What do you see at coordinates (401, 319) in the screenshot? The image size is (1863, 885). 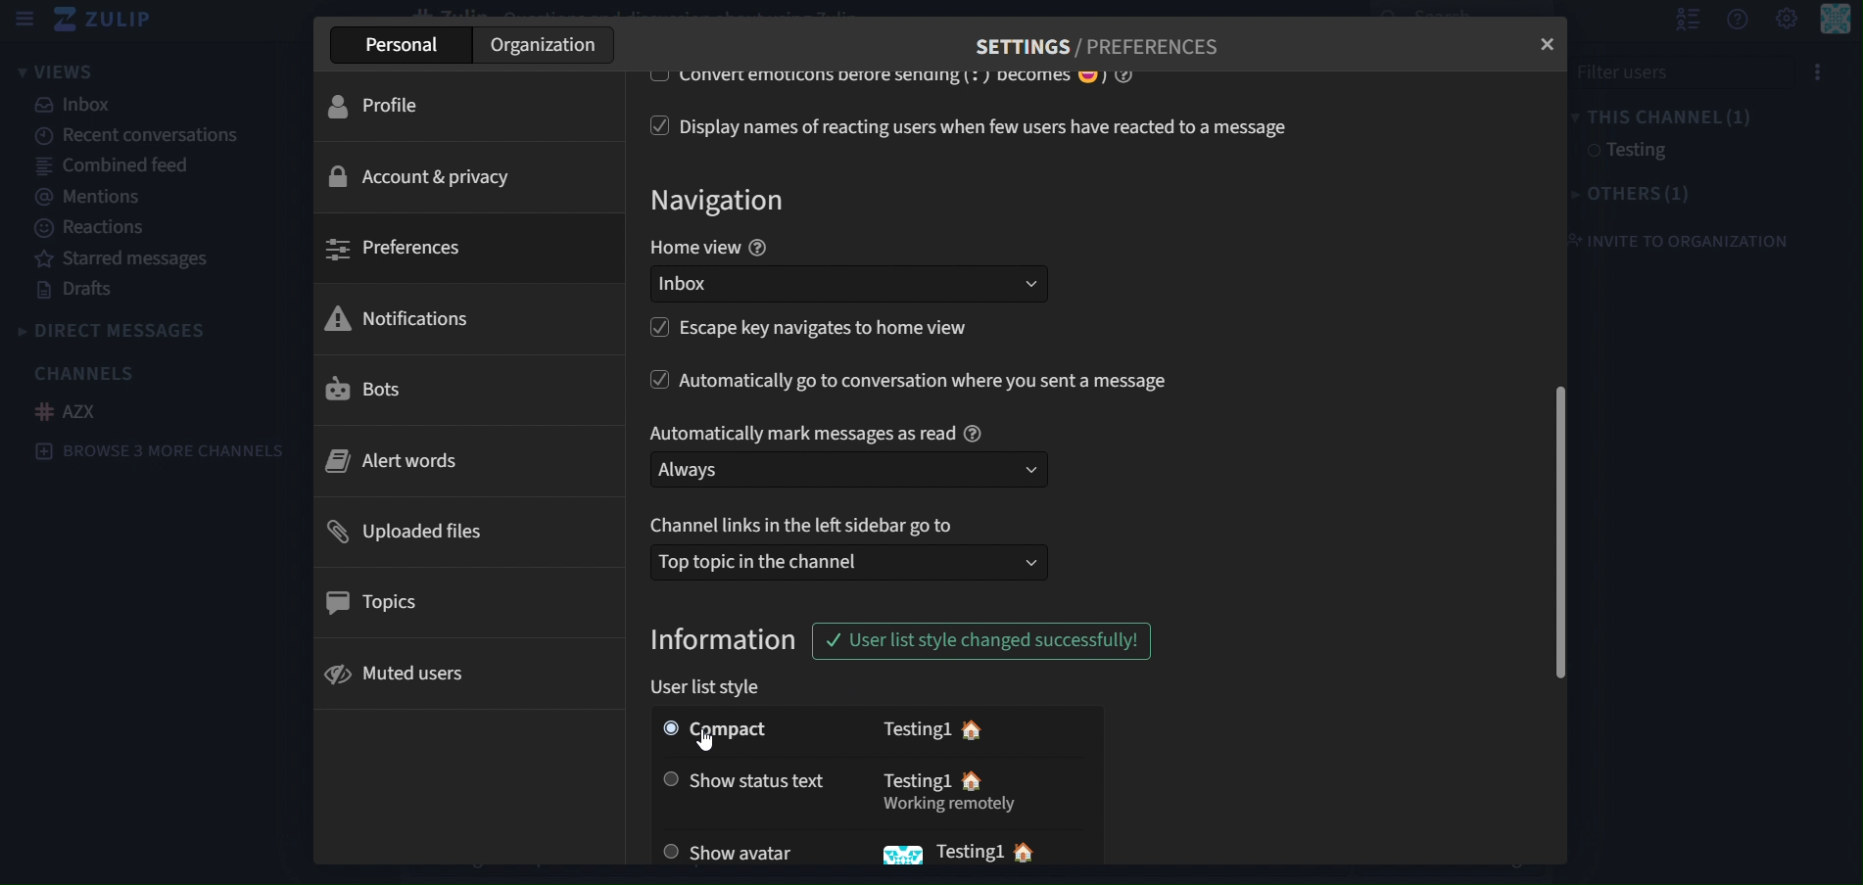 I see `notifications` at bounding box center [401, 319].